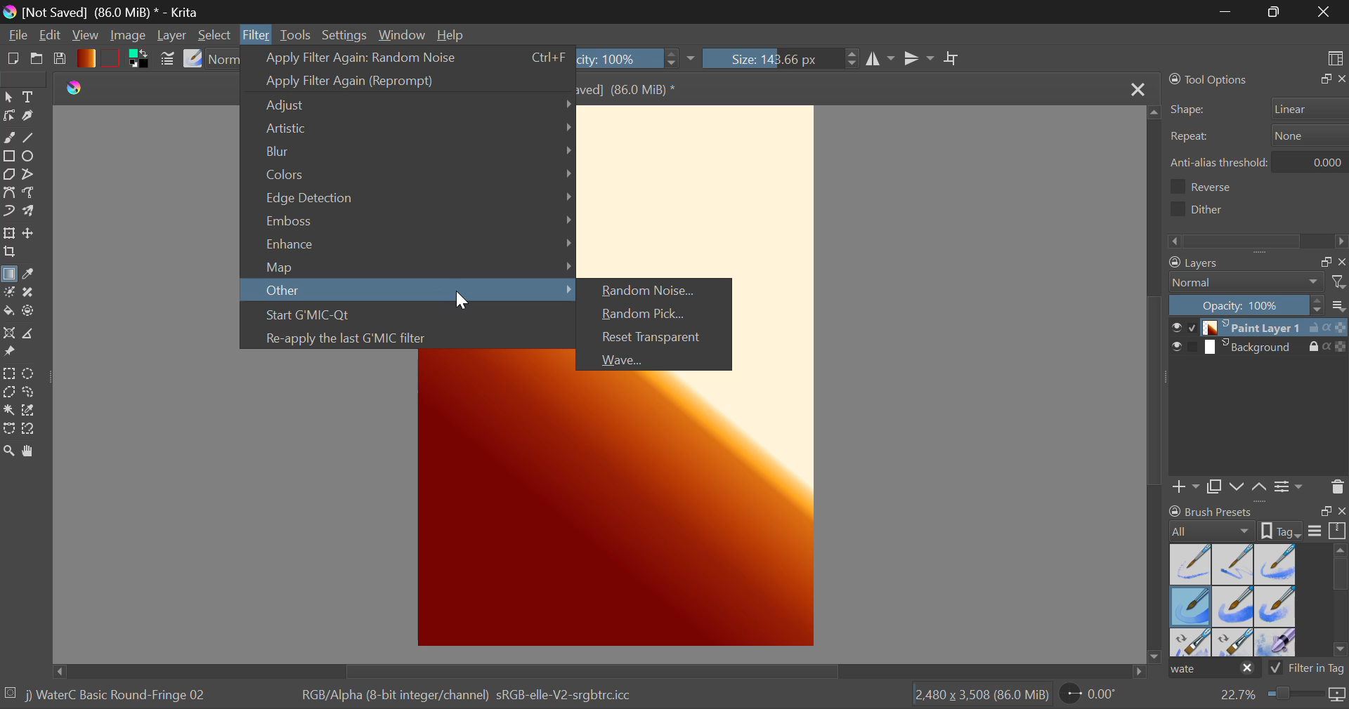 The height and width of the screenshot is (709, 1349). Describe the element at coordinates (1341, 602) in the screenshot. I see `horizontal scroll bar` at that location.